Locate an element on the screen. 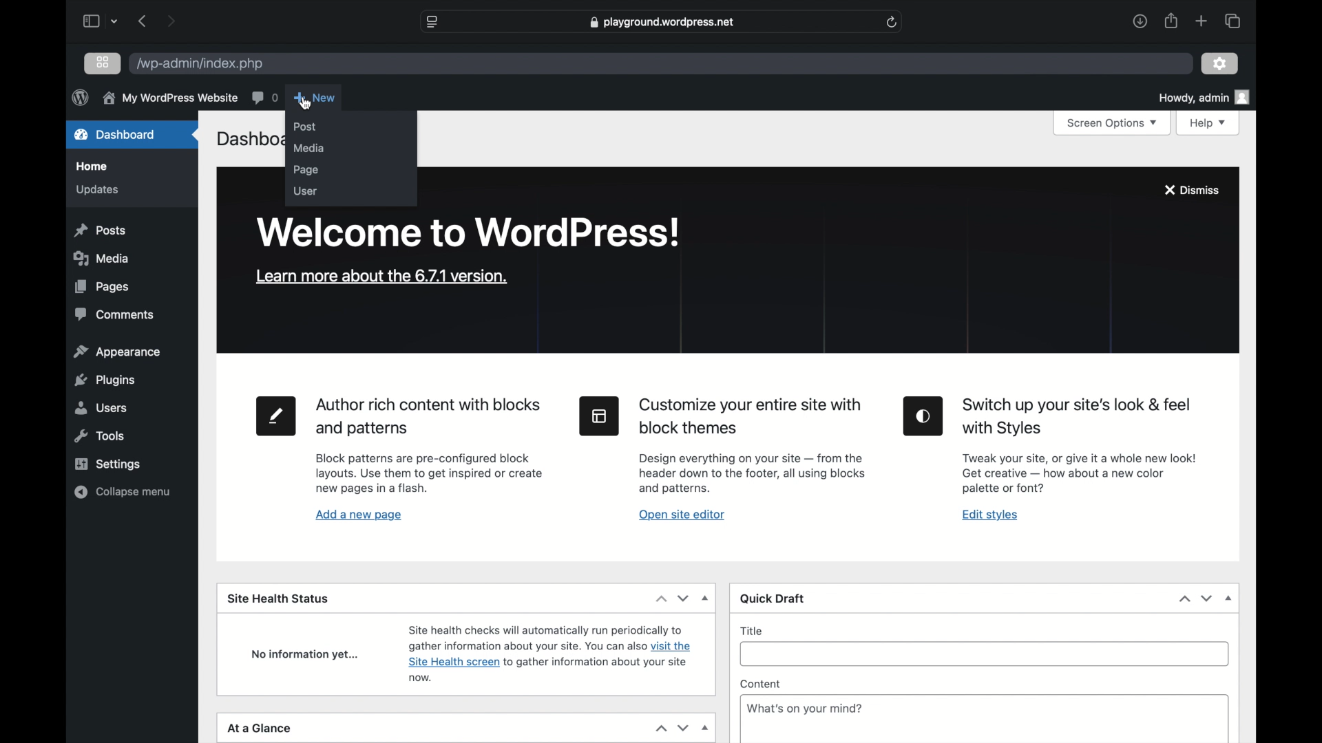  site editor tool information is located at coordinates (753, 473).